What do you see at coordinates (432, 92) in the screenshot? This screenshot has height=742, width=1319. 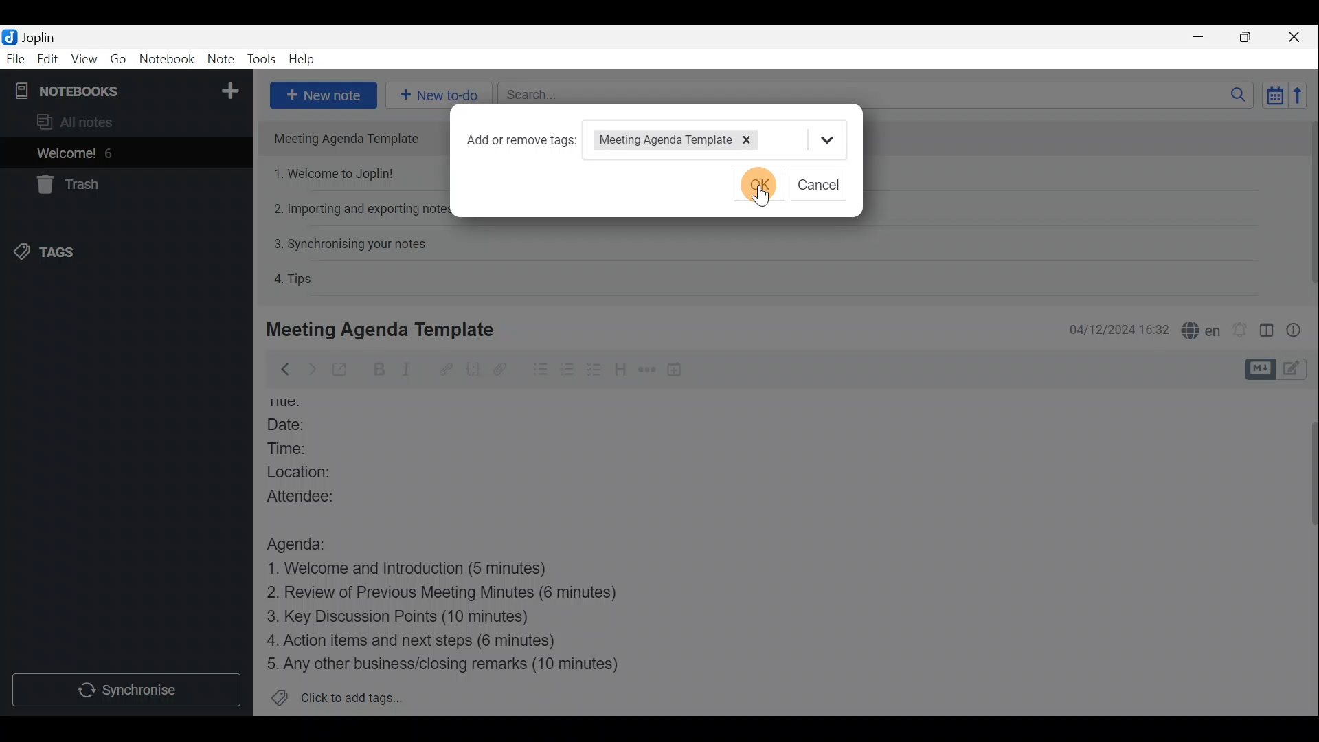 I see `New to-do` at bounding box center [432, 92].